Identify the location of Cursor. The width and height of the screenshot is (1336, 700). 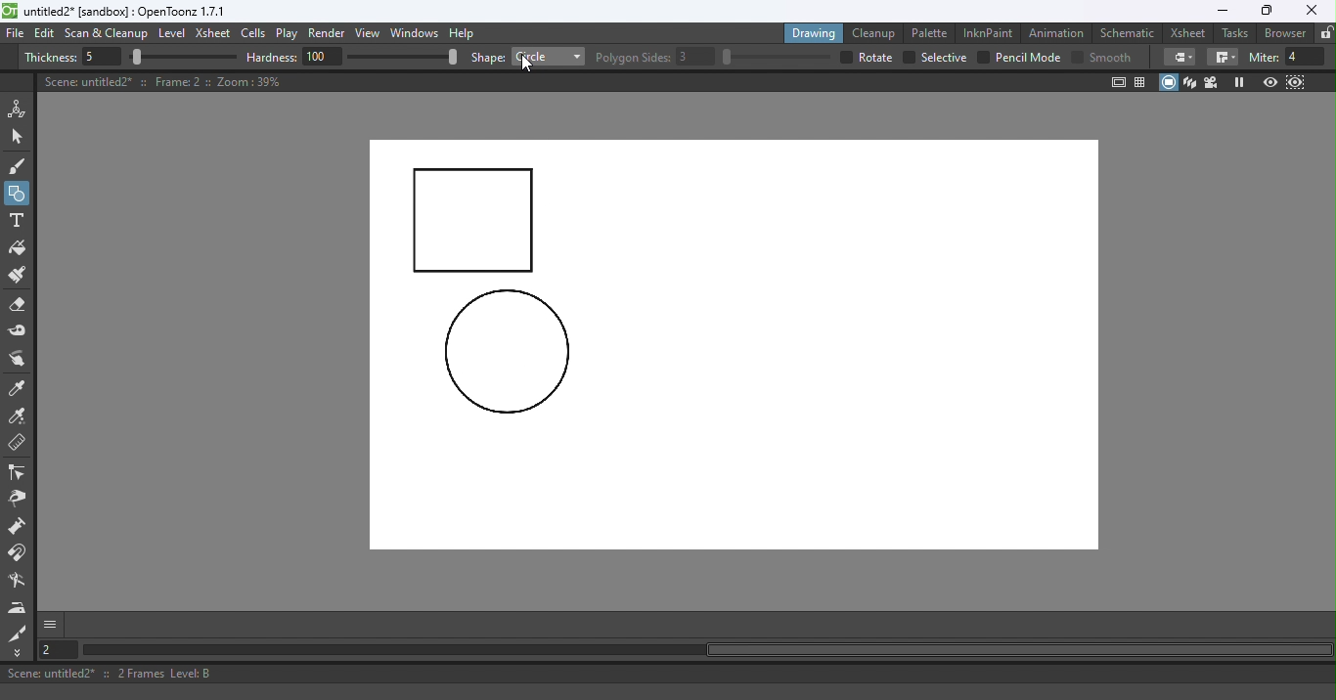
(530, 67).